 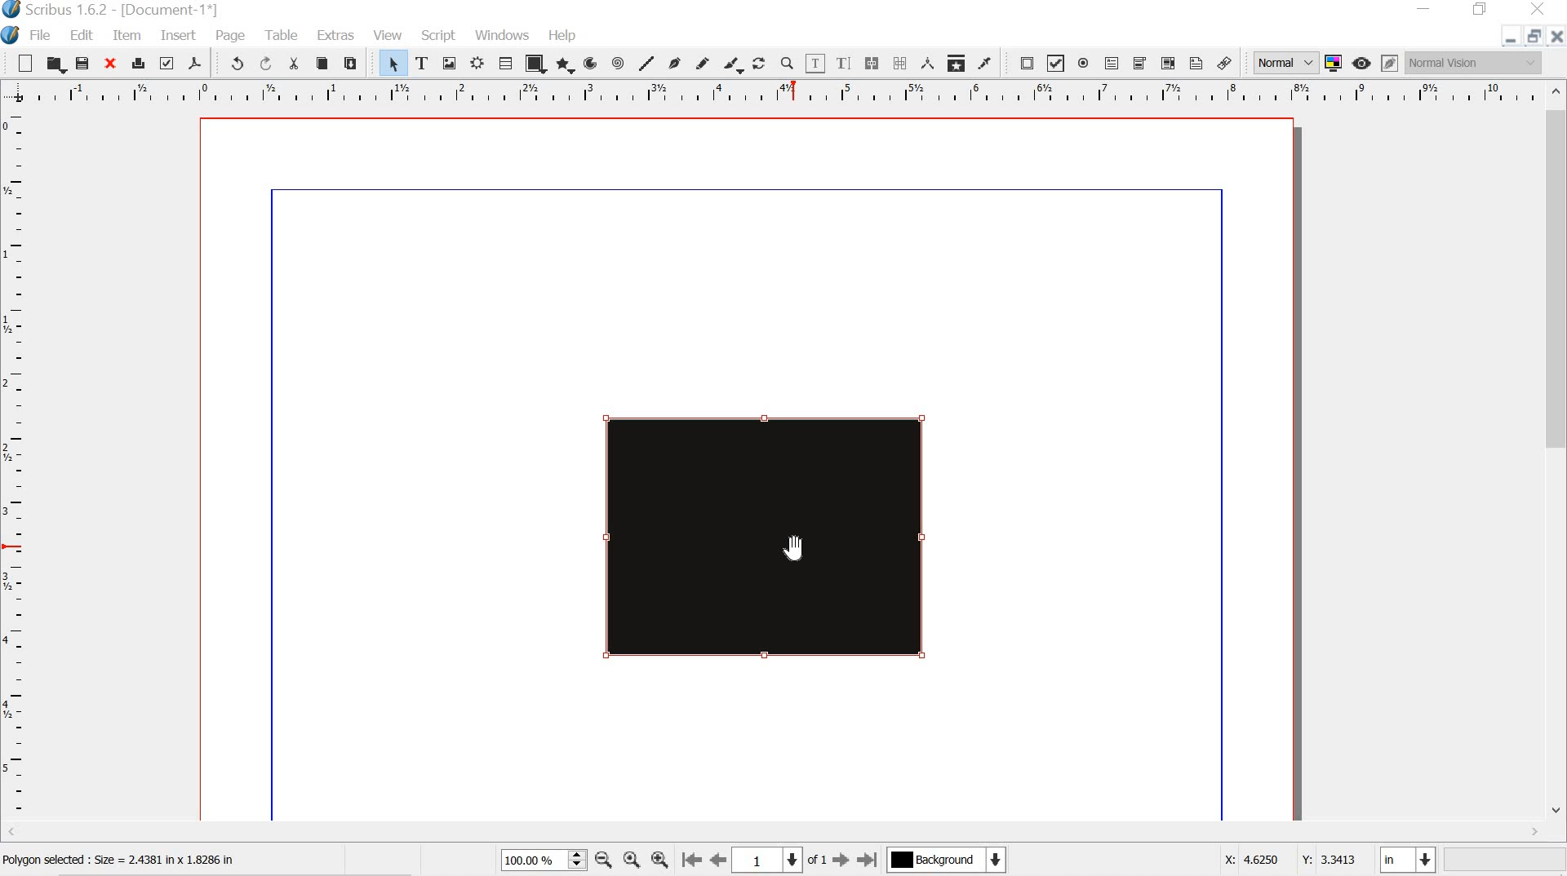 I want to click on table, so click(x=505, y=63).